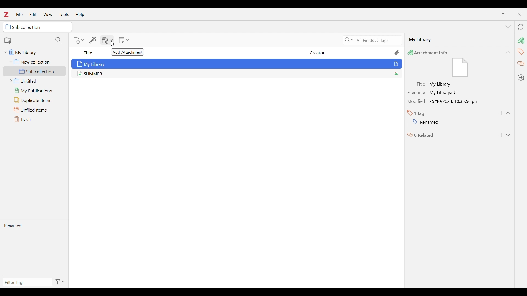 The width and height of the screenshot is (527, 296). What do you see at coordinates (33, 14) in the screenshot?
I see `Edit menu` at bounding box center [33, 14].